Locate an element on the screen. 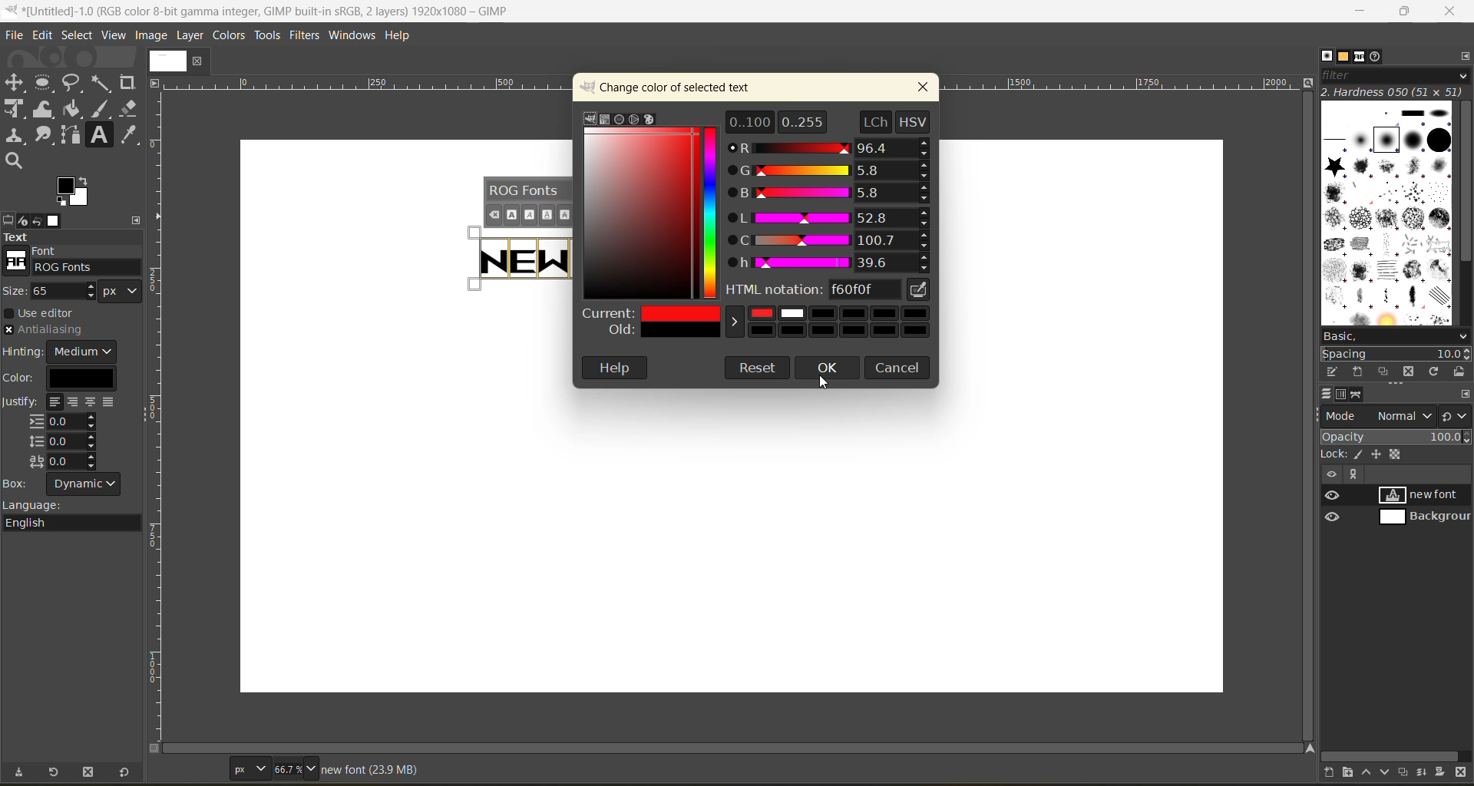 The image size is (1474, 786). scale is located at coordinates (368, 83).